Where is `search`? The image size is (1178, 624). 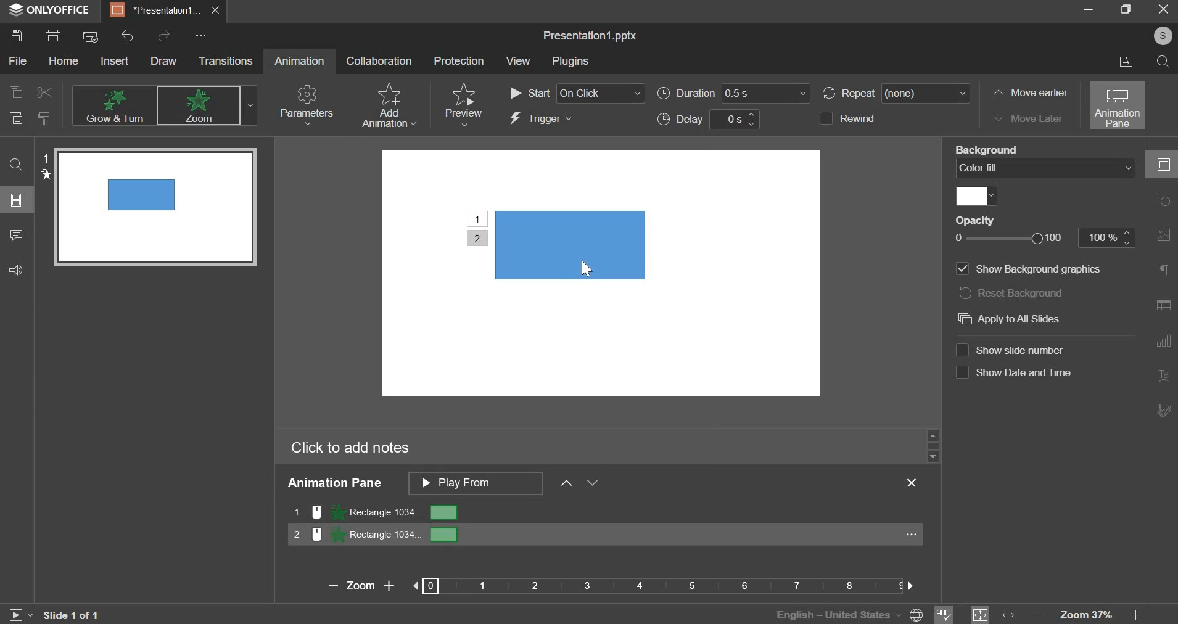
search is located at coordinates (19, 164).